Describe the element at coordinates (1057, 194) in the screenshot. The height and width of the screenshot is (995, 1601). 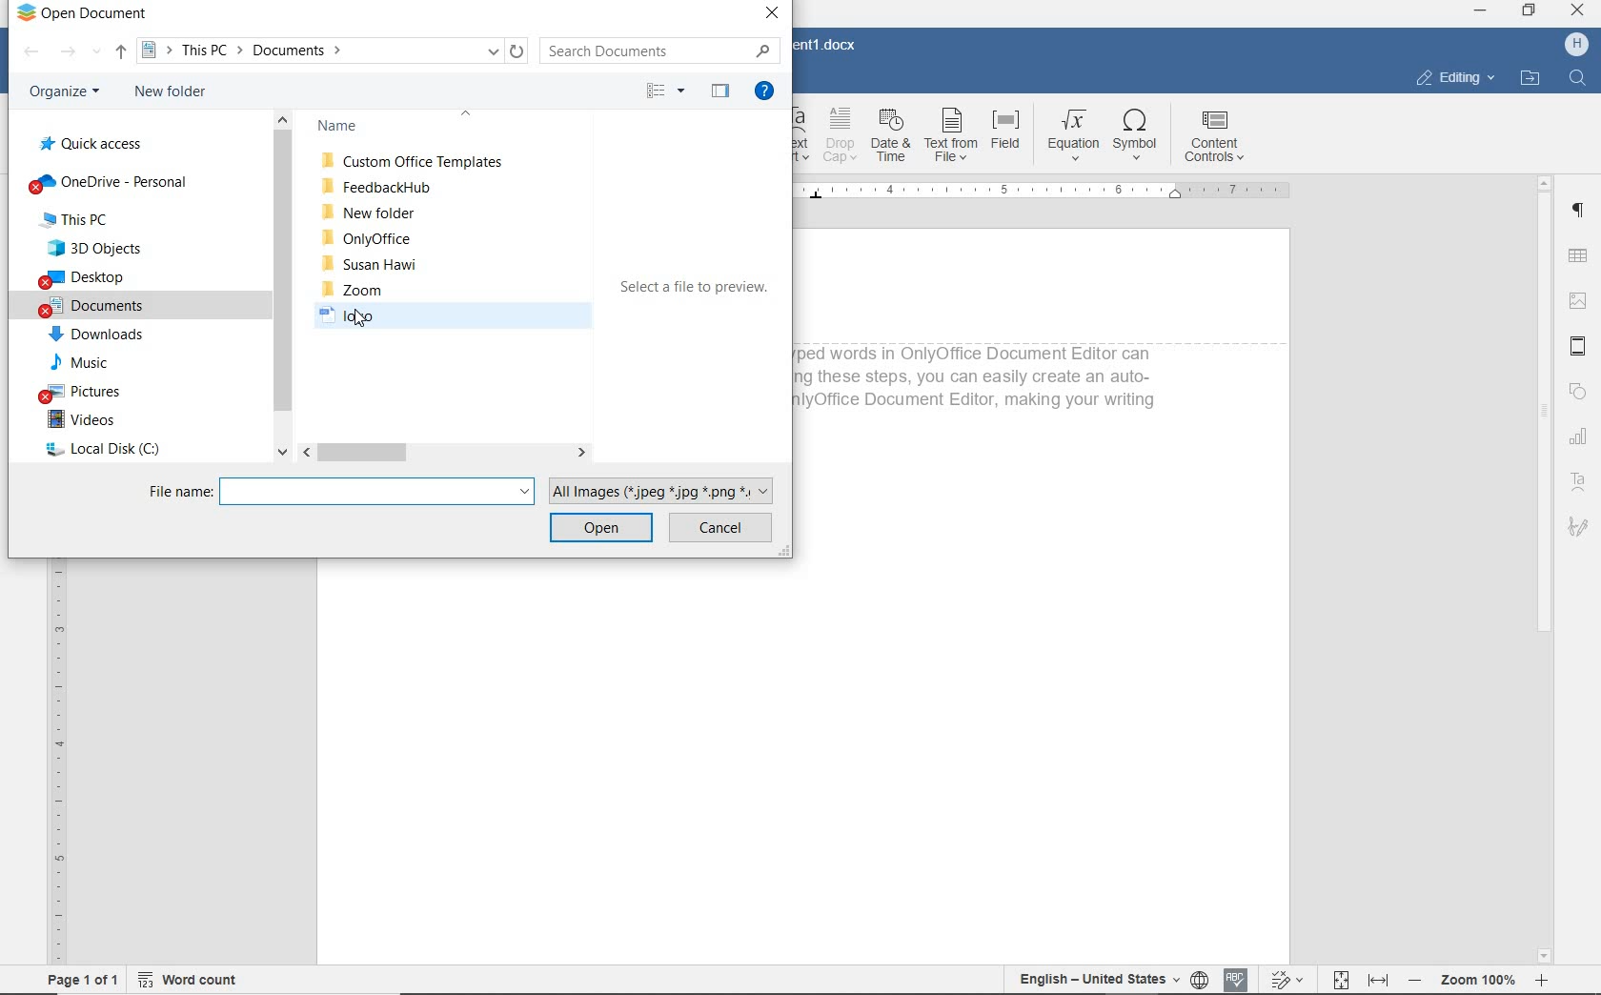
I see `RULER` at that location.